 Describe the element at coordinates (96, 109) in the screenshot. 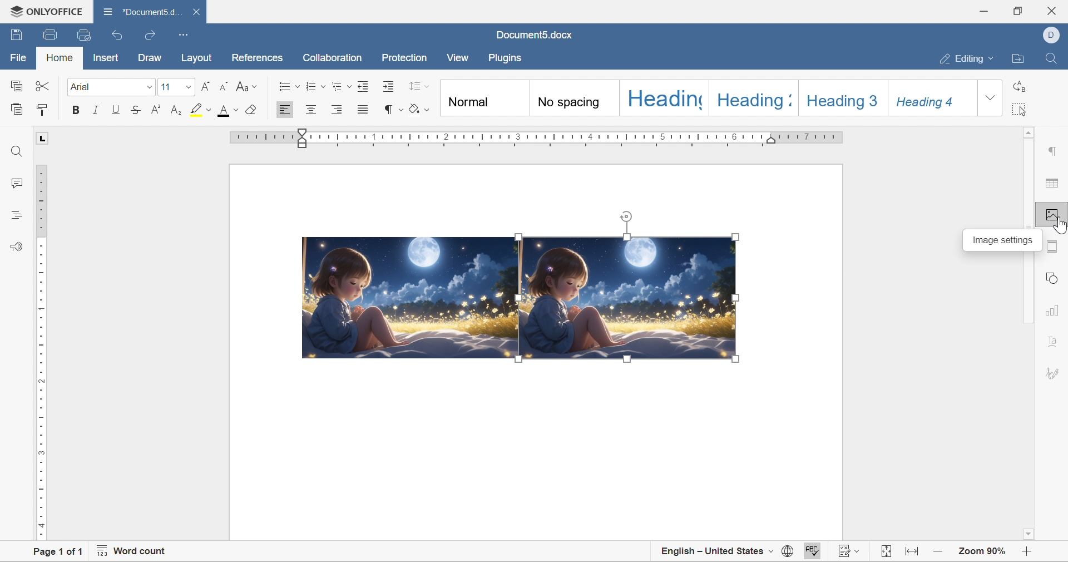

I see `italic` at that location.